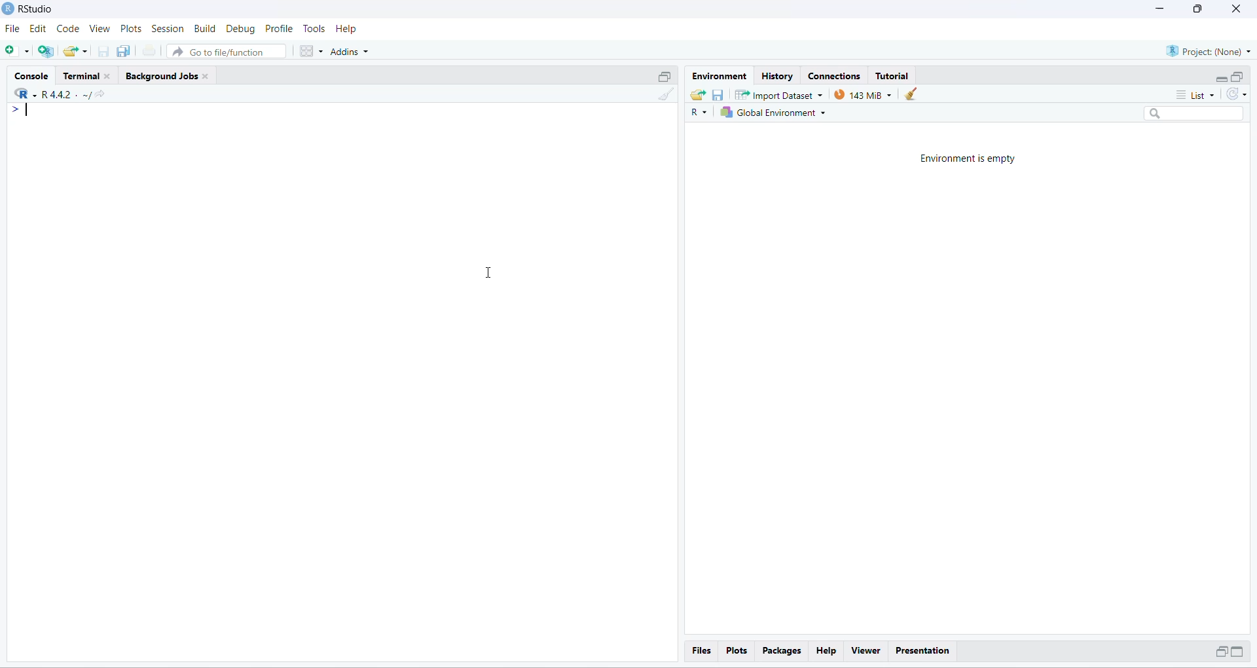 The image size is (1257, 668). I want to click on save, so click(718, 96).